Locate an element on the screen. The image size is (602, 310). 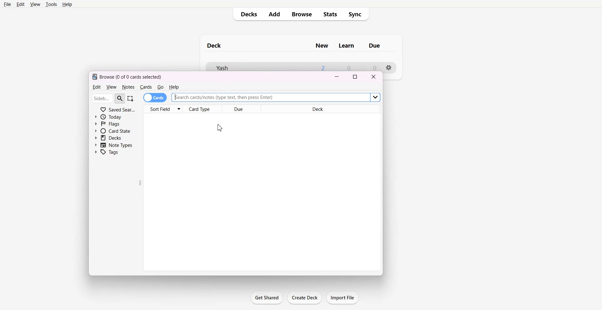
Browse is located at coordinates (303, 14).